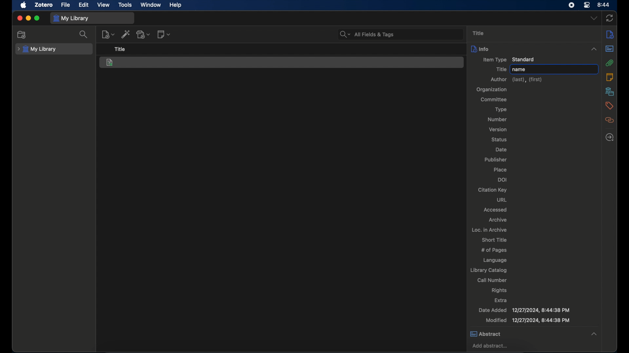  What do you see at coordinates (520, 70) in the screenshot?
I see `name` at bounding box center [520, 70].